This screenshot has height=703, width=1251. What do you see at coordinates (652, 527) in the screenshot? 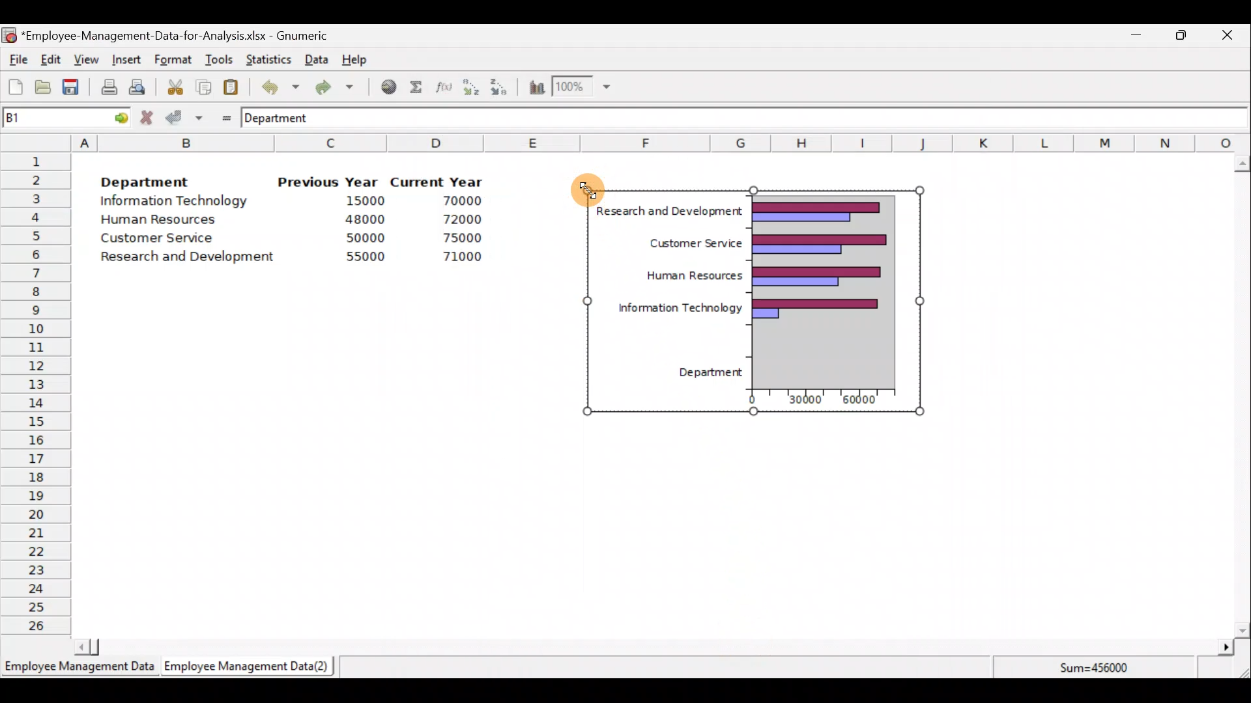
I see `Cells` at bounding box center [652, 527].